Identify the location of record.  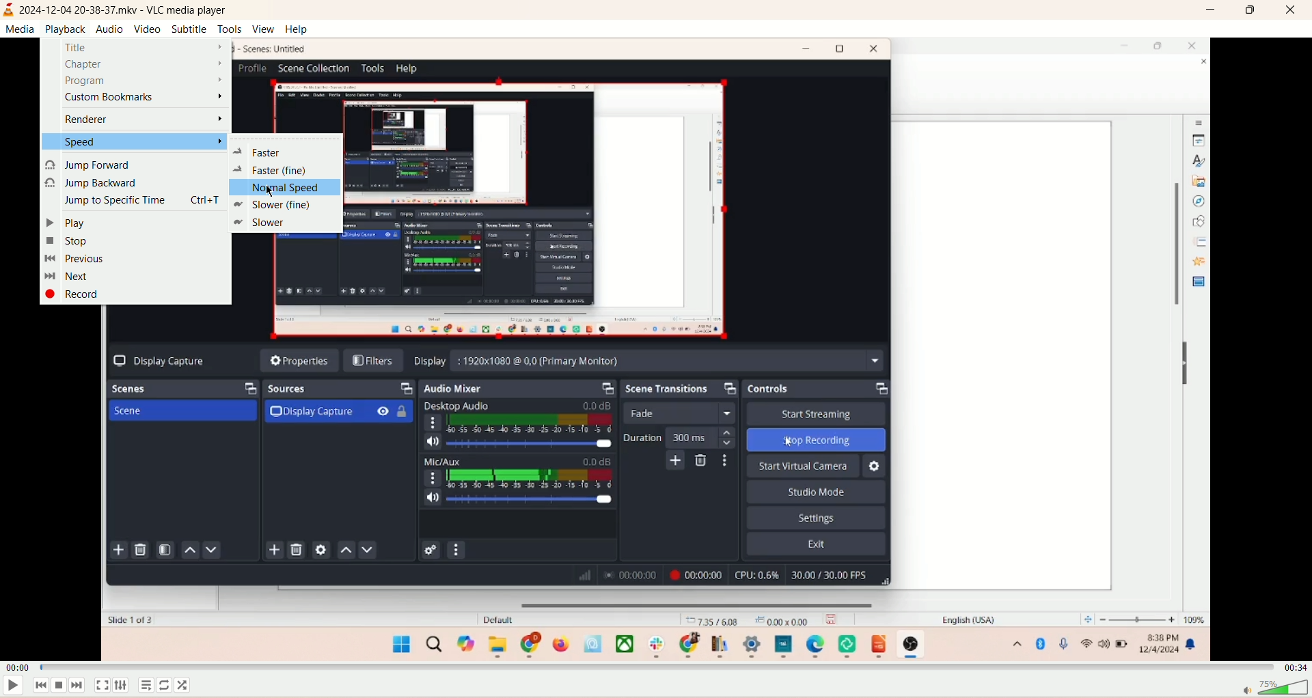
(71, 293).